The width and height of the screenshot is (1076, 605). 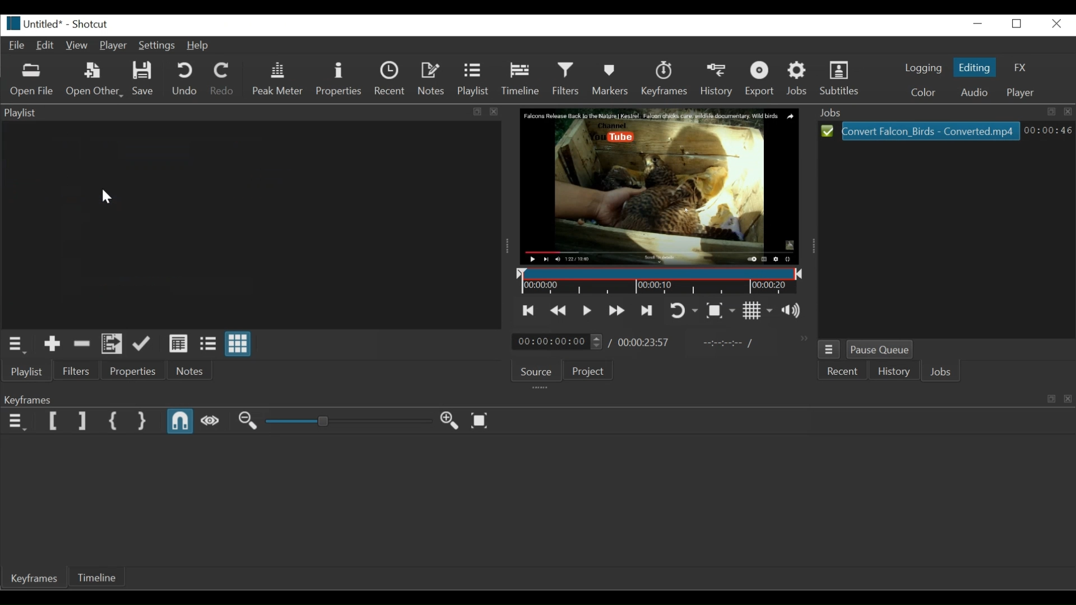 What do you see at coordinates (920, 69) in the screenshot?
I see `Logging` at bounding box center [920, 69].